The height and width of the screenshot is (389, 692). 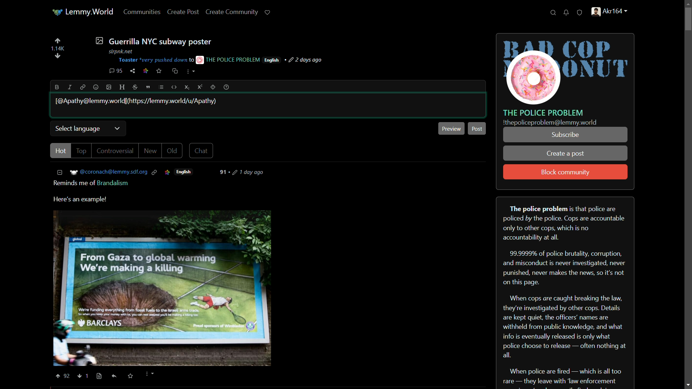 I want to click on spoiler, so click(x=213, y=87).